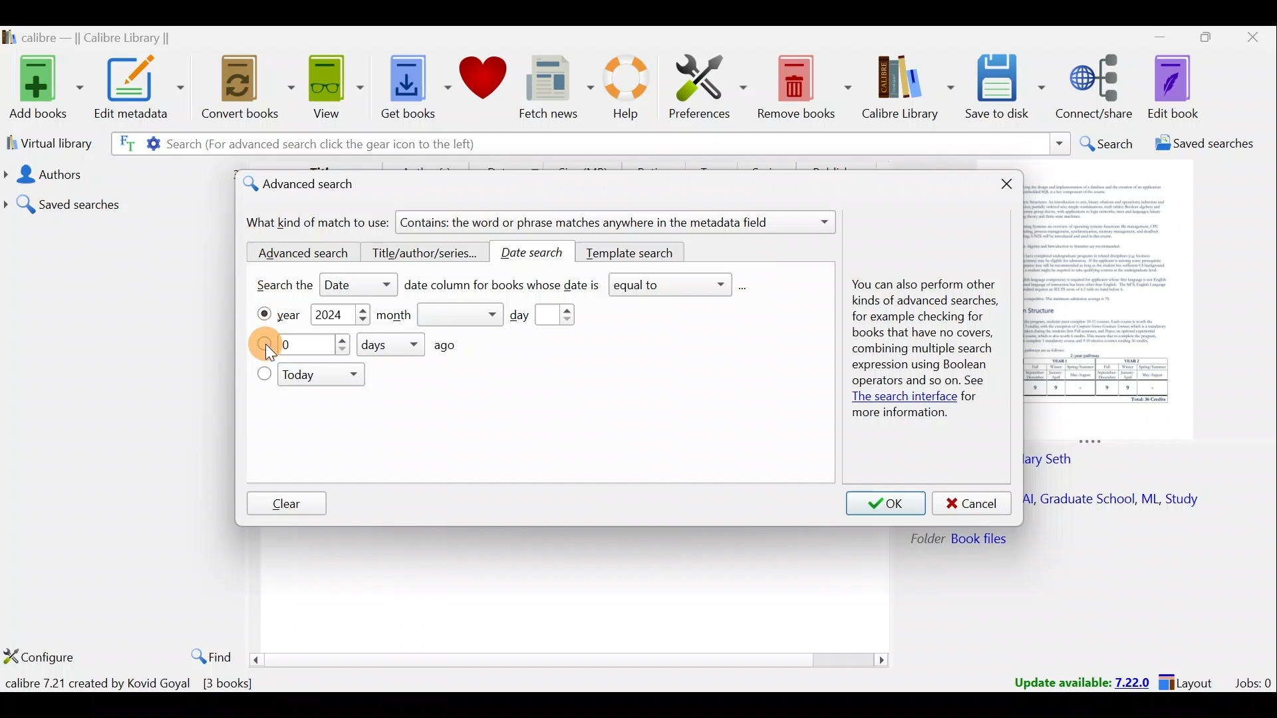 This screenshot has width=1277, height=718. Describe the element at coordinates (678, 286) in the screenshot. I see `equal to` at that location.